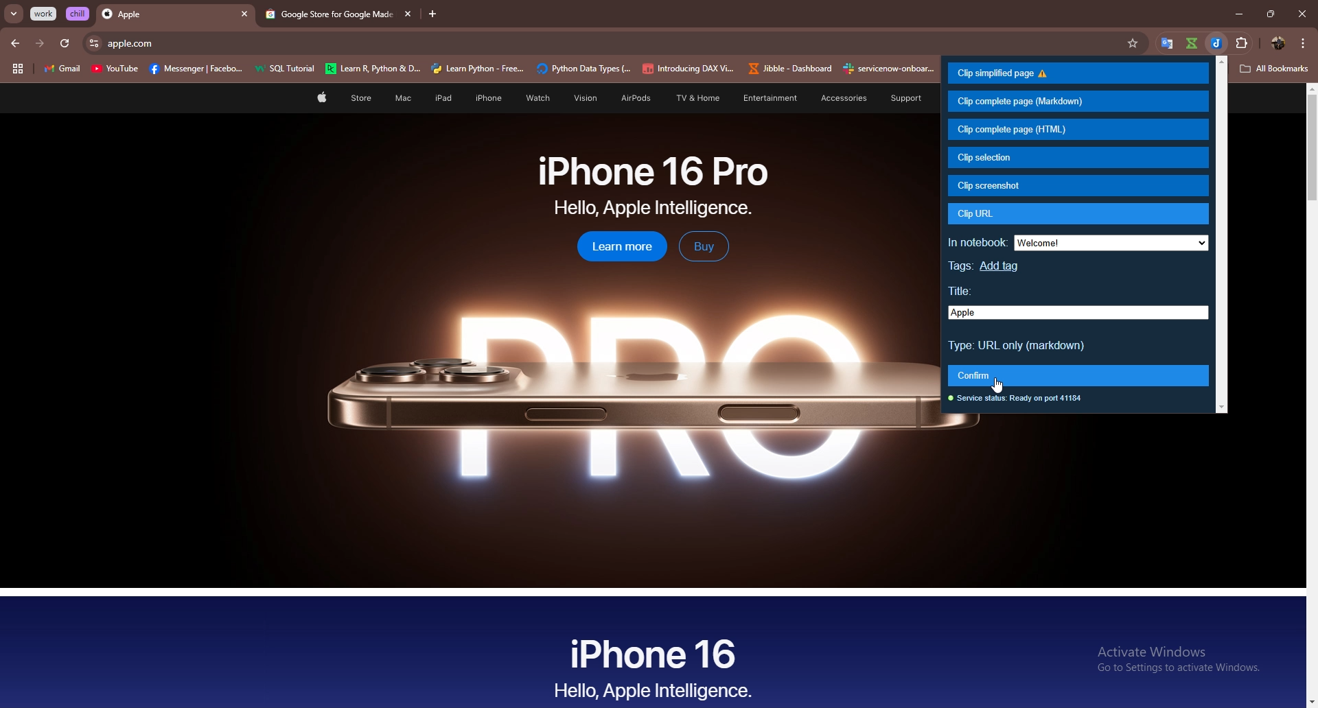  I want to click on Introducing DAX Vi.., so click(689, 69).